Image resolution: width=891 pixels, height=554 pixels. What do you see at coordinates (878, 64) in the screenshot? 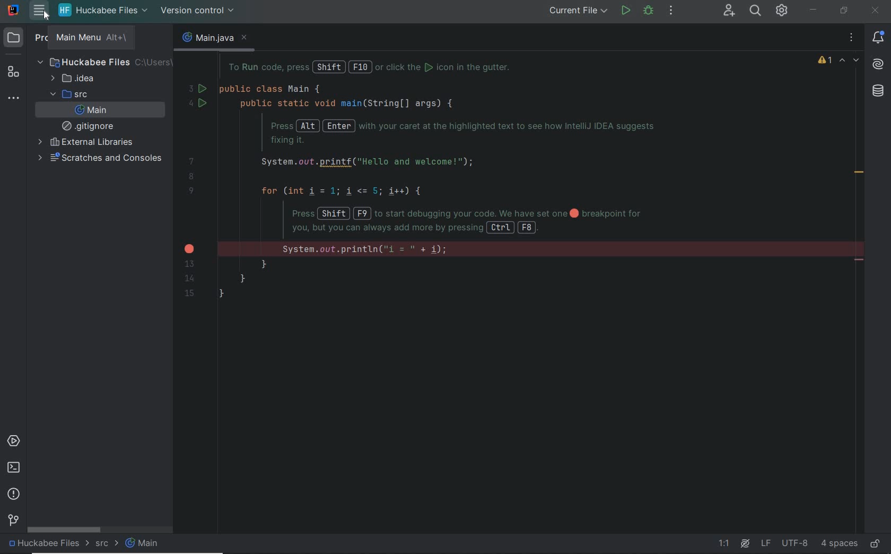
I see `AI Assistant` at bounding box center [878, 64].